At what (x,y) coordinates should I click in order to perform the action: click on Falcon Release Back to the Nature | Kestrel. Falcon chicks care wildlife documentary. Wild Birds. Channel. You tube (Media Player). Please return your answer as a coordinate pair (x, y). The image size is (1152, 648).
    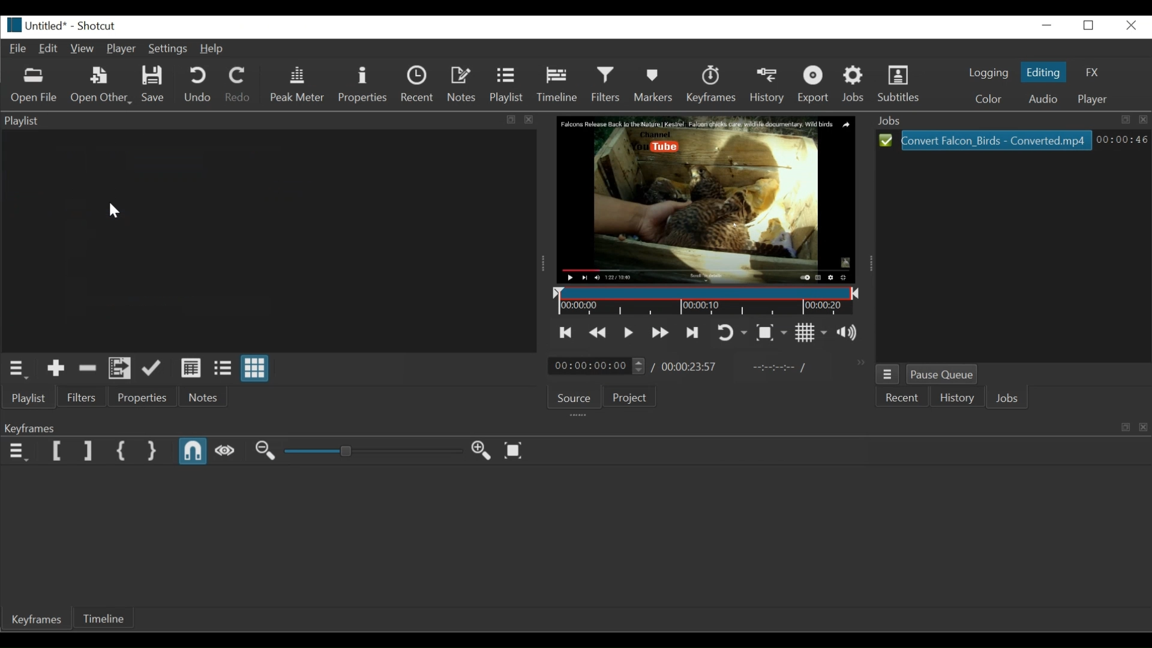
    Looking at the image, I should click on (712, 197).